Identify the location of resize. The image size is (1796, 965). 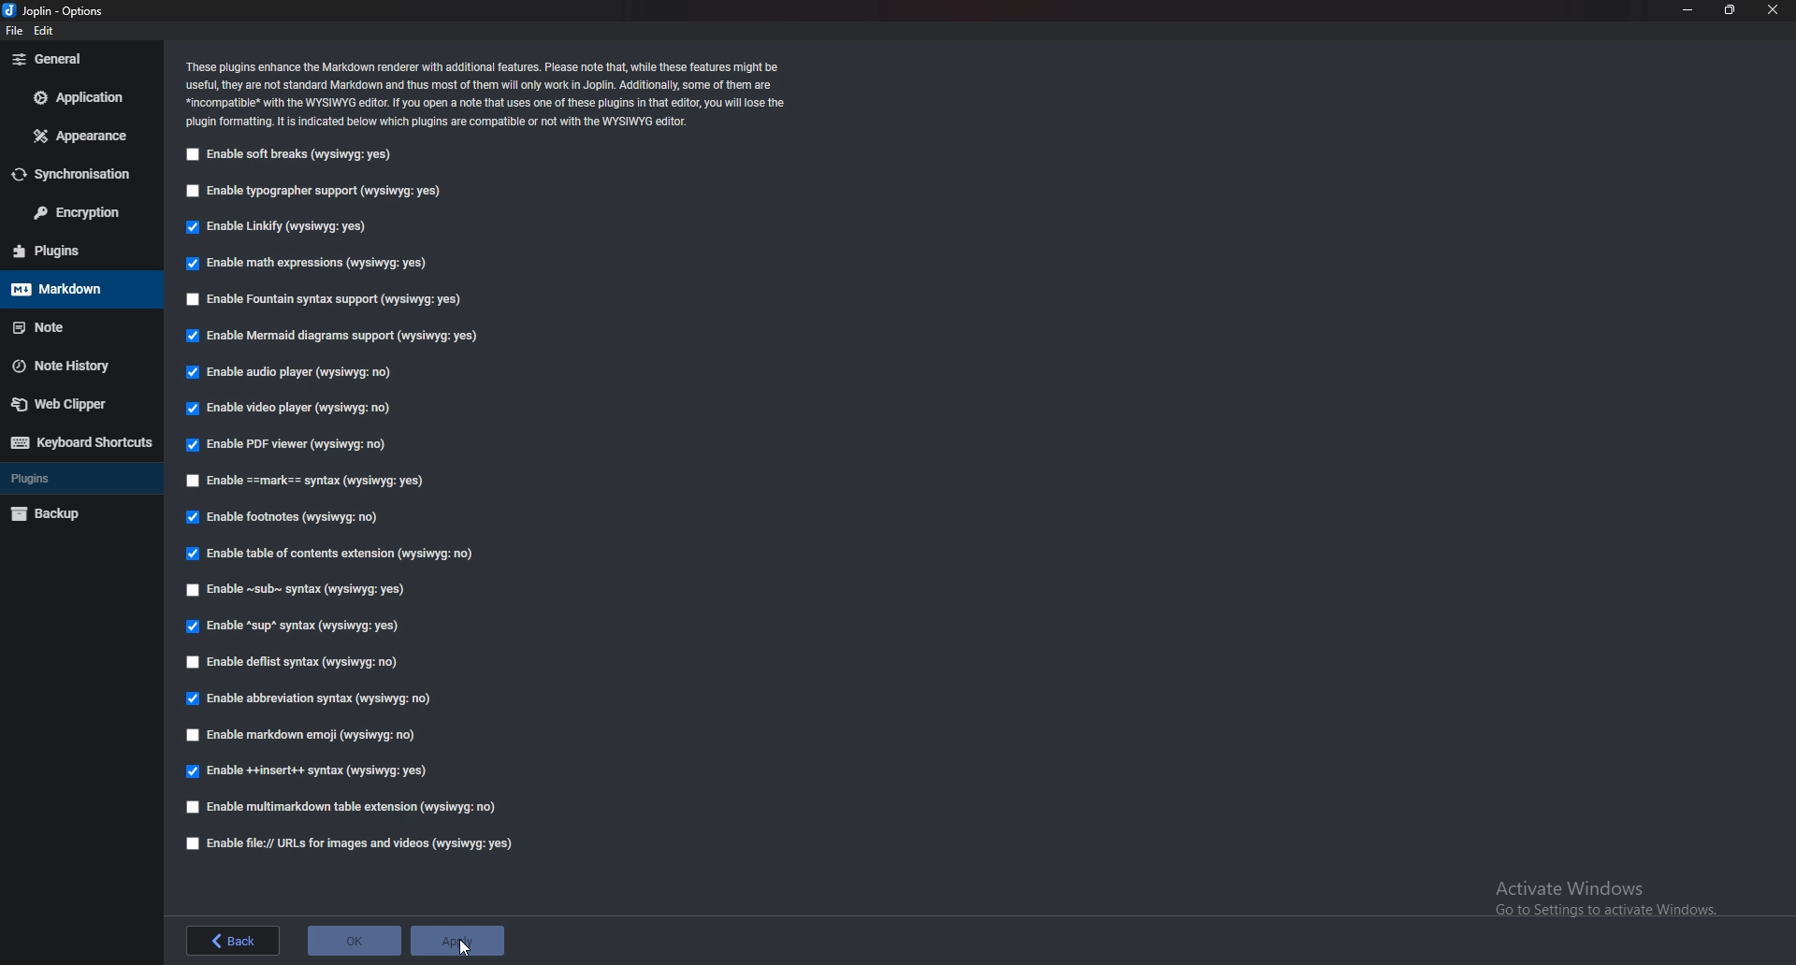
(1729, 9).